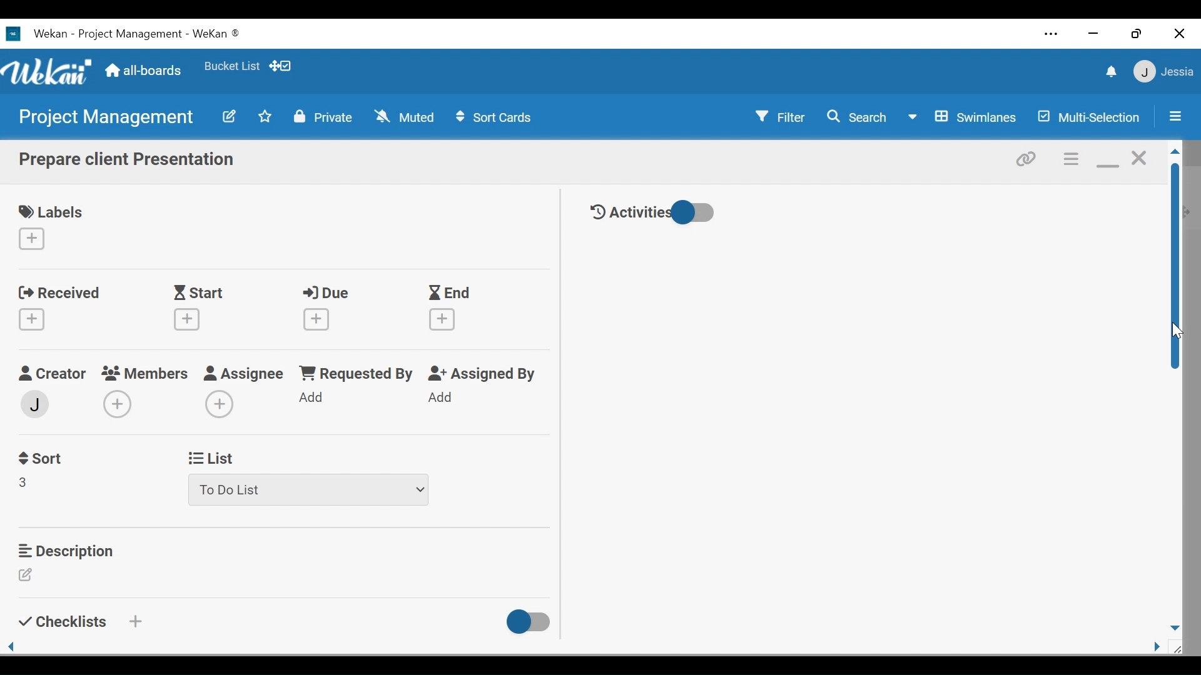  What do you see at coordinates (701, 212) in the screenshot?
I see `Toggle show/hide activities` at bounding box center [701, 212].